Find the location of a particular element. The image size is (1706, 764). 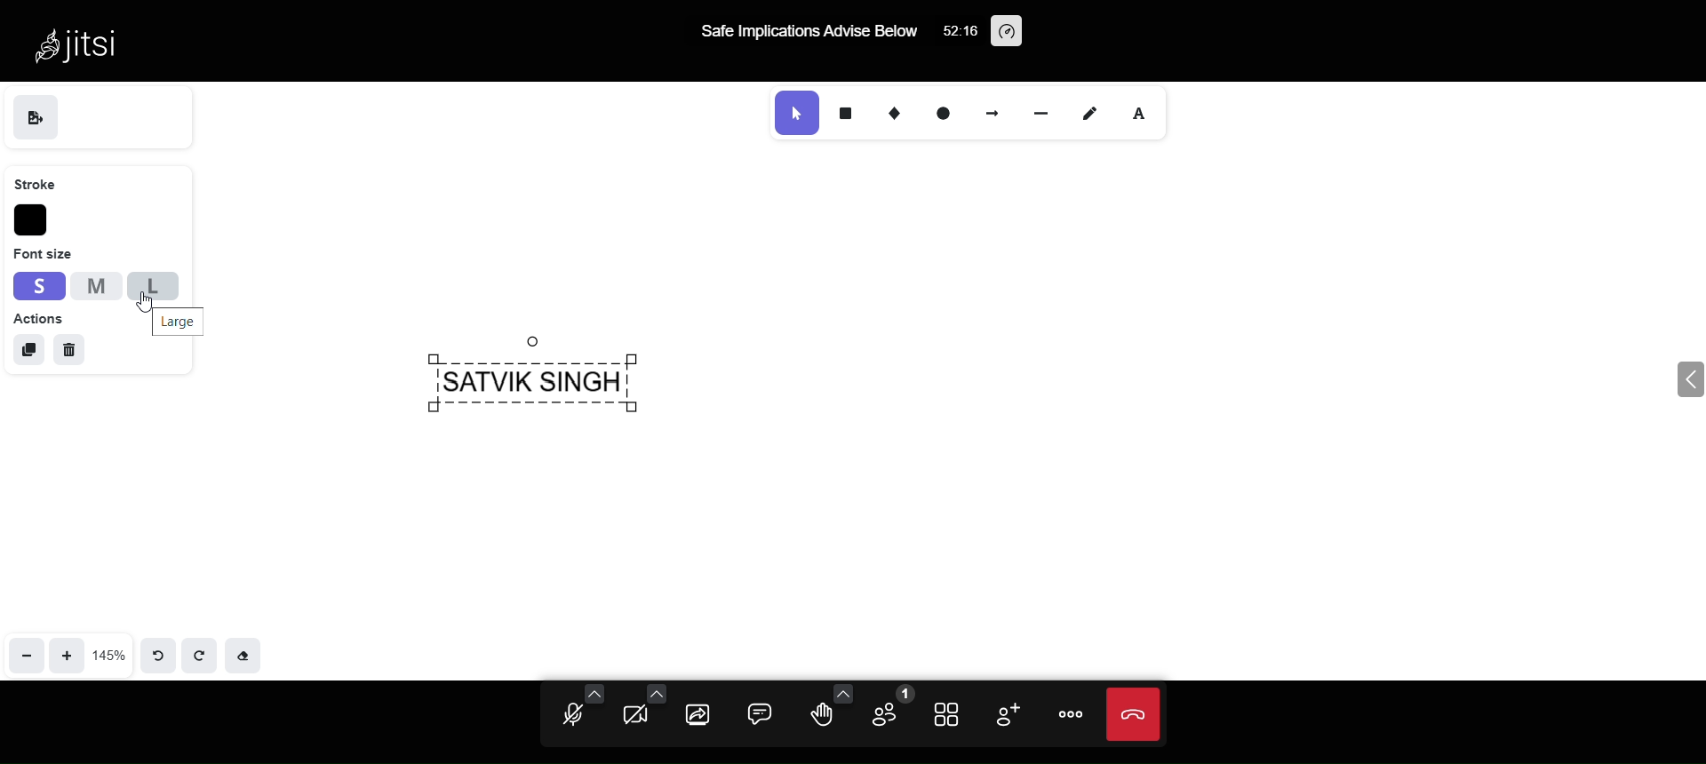

performance setting is located at coordinates (1008, 29).